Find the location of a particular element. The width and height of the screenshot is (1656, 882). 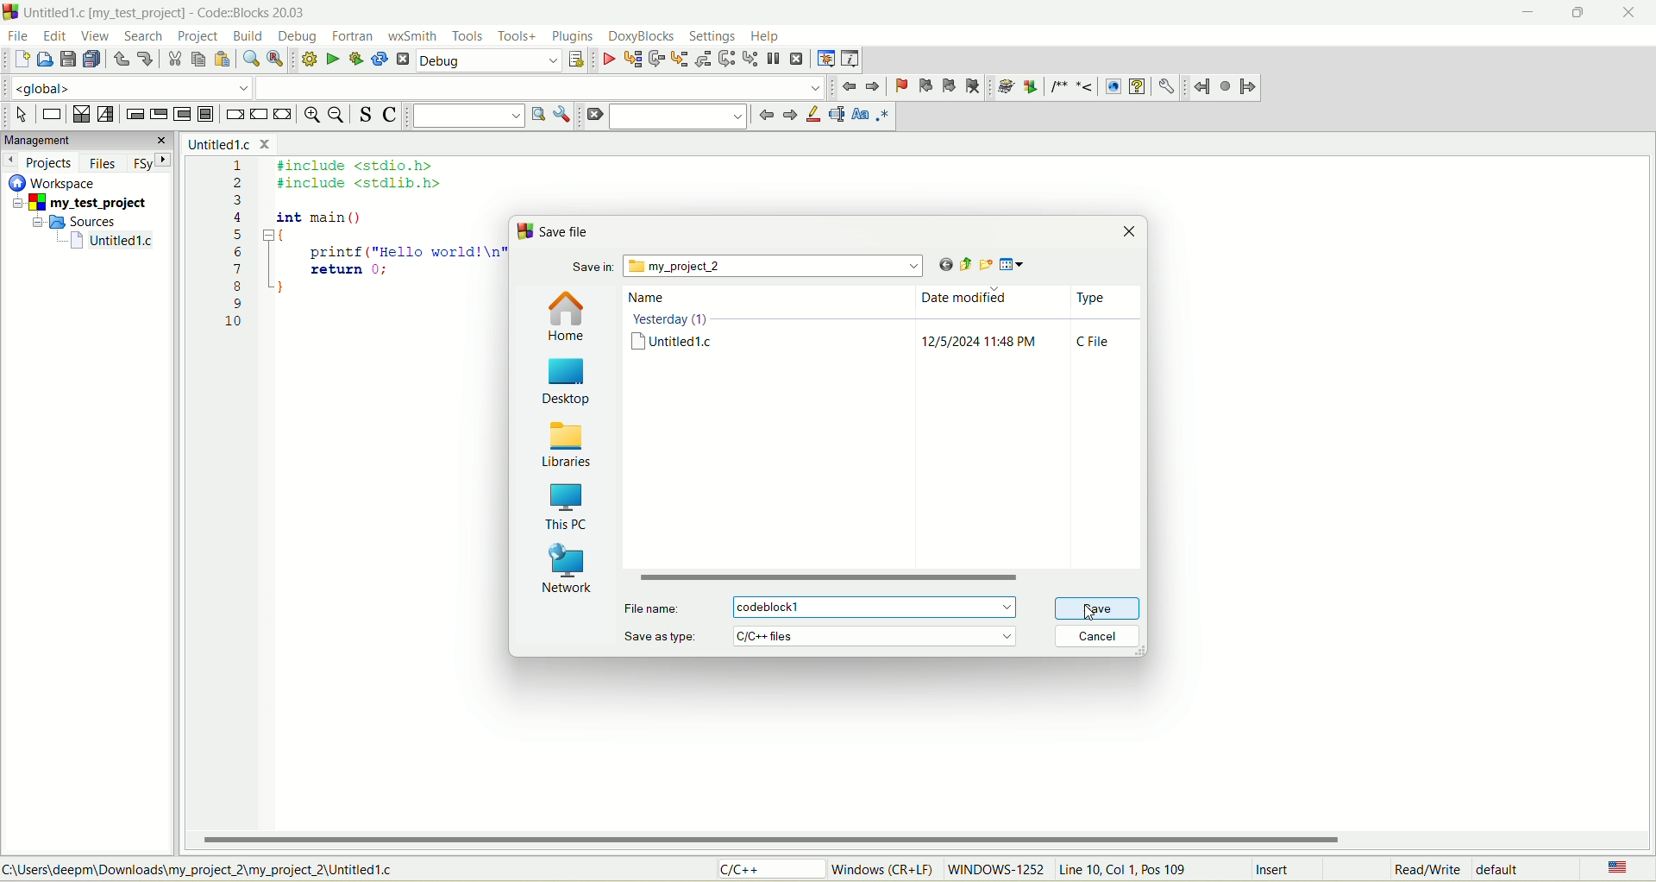

entry condition loop is located at coordinates (132, 114).